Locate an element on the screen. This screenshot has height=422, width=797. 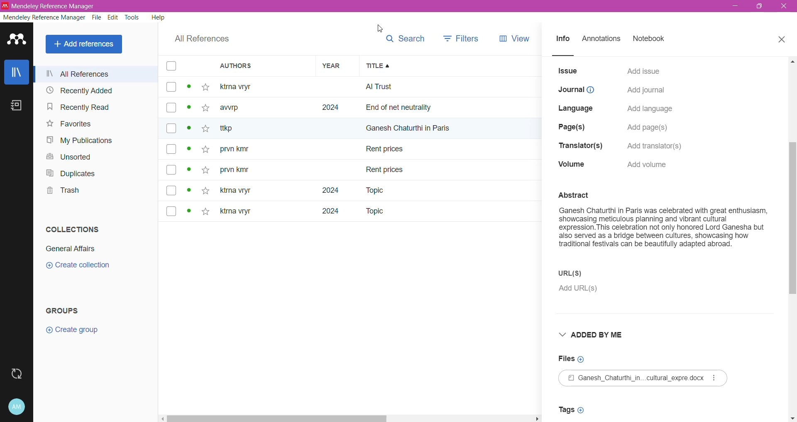
Edit is located at coordinates (113, 18).